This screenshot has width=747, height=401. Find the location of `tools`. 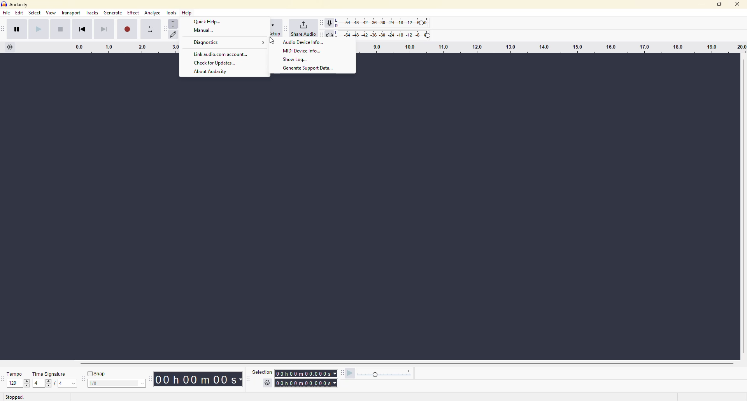

tools is located at coordinates (173, 11).